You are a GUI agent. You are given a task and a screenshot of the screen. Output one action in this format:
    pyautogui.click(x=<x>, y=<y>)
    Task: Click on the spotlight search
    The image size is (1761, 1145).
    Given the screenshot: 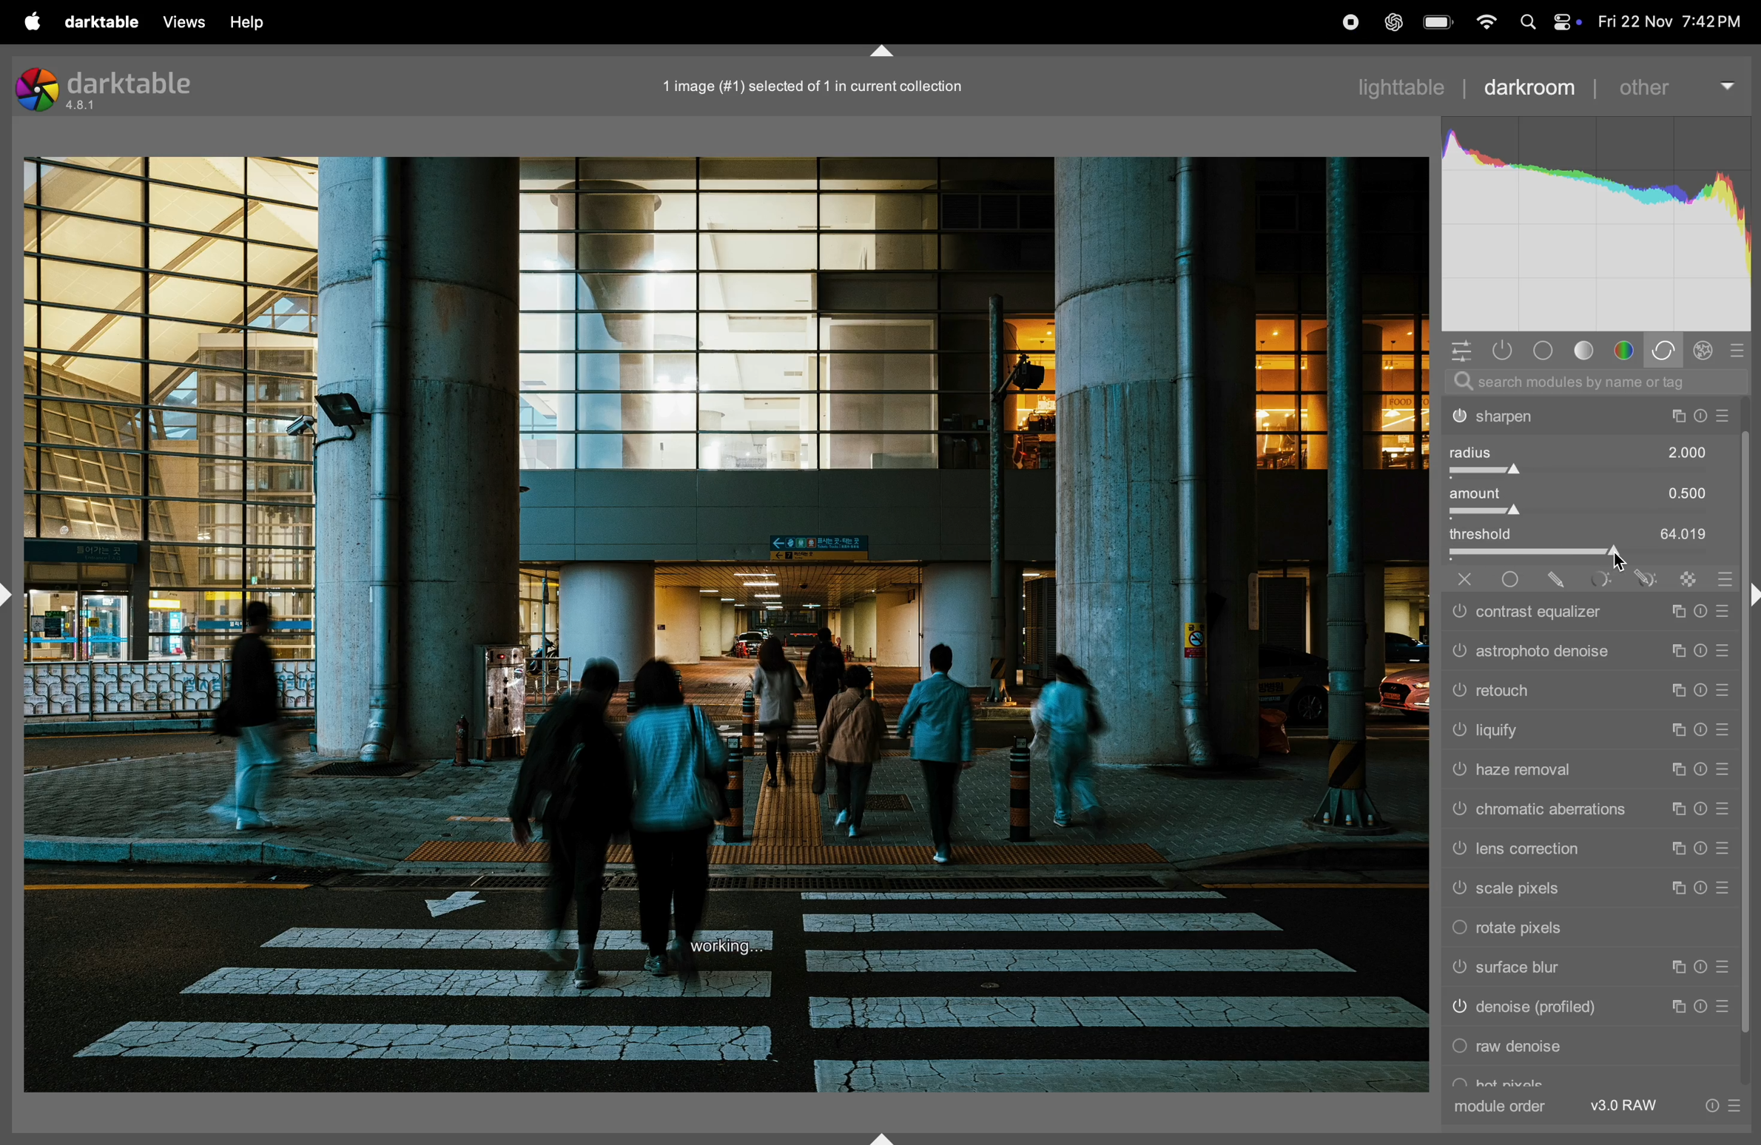 What is the action you would take?
    pyautogui.click(x=1527, y=24)
    